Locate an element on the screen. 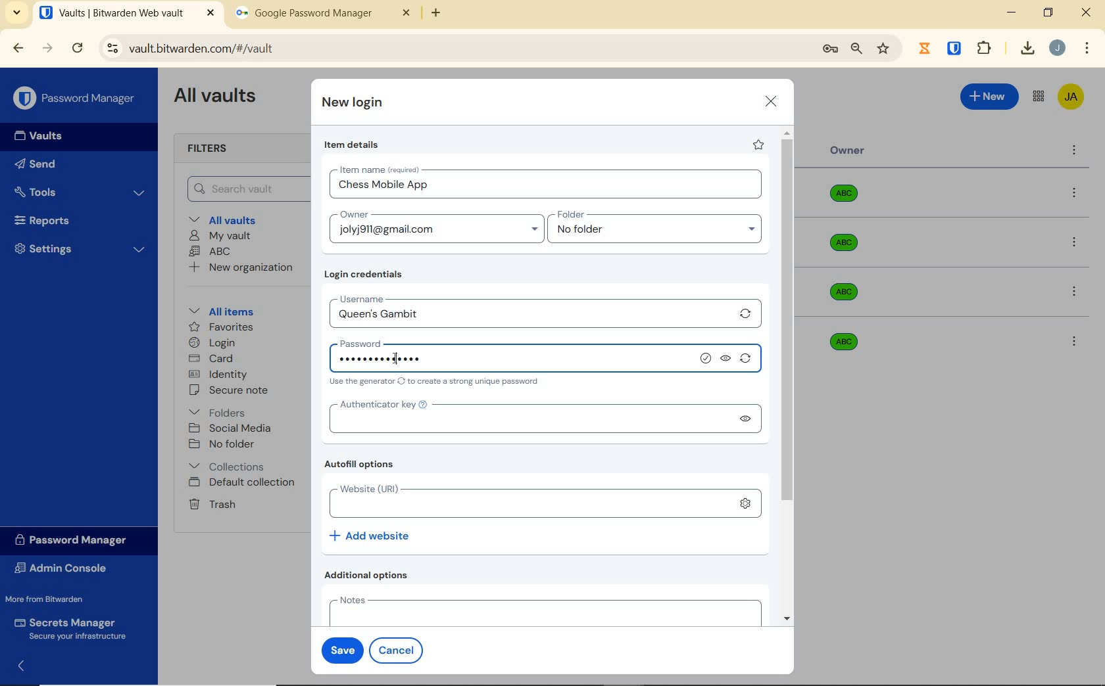  New login is located at coordinates (353, 104).